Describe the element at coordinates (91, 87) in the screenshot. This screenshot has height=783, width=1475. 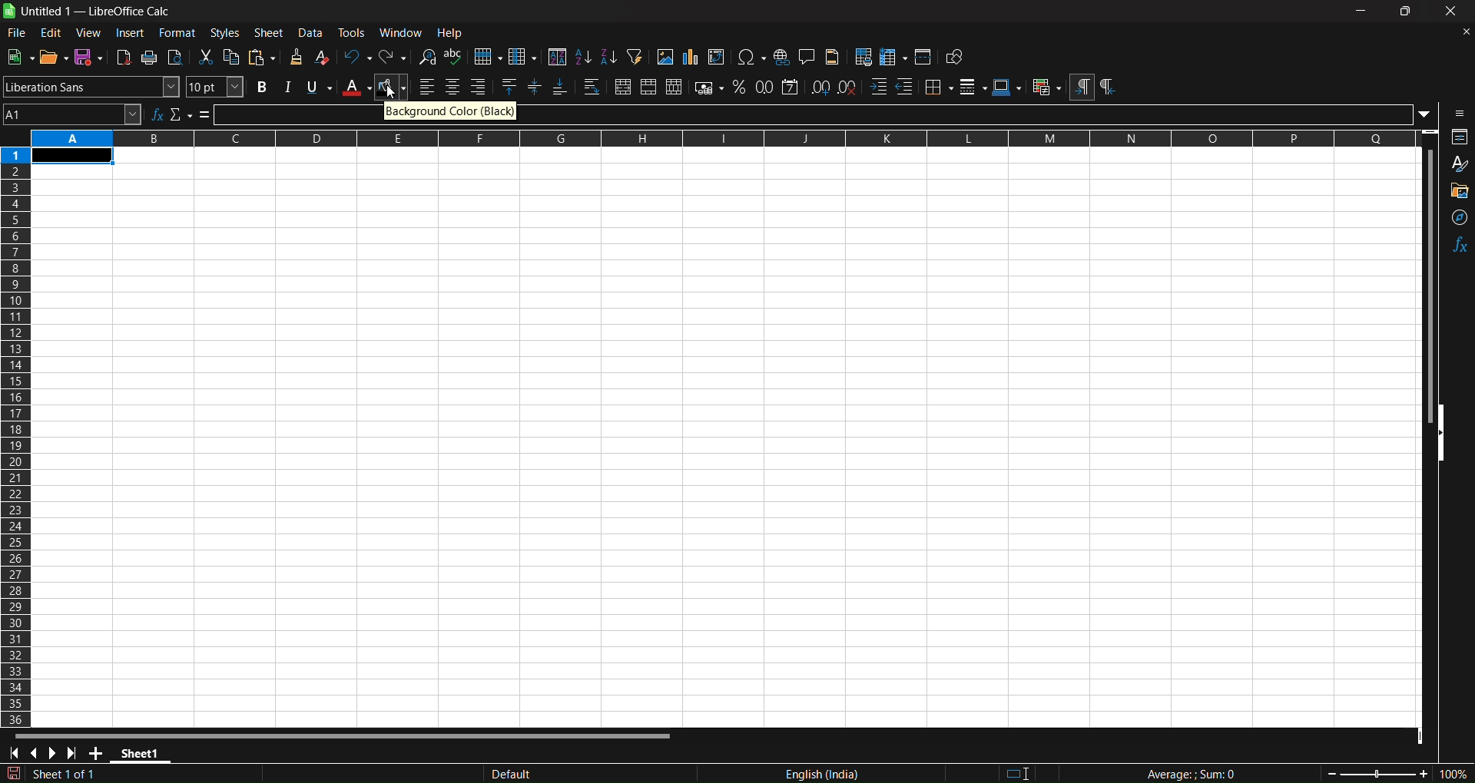
I see `font name` at that location.